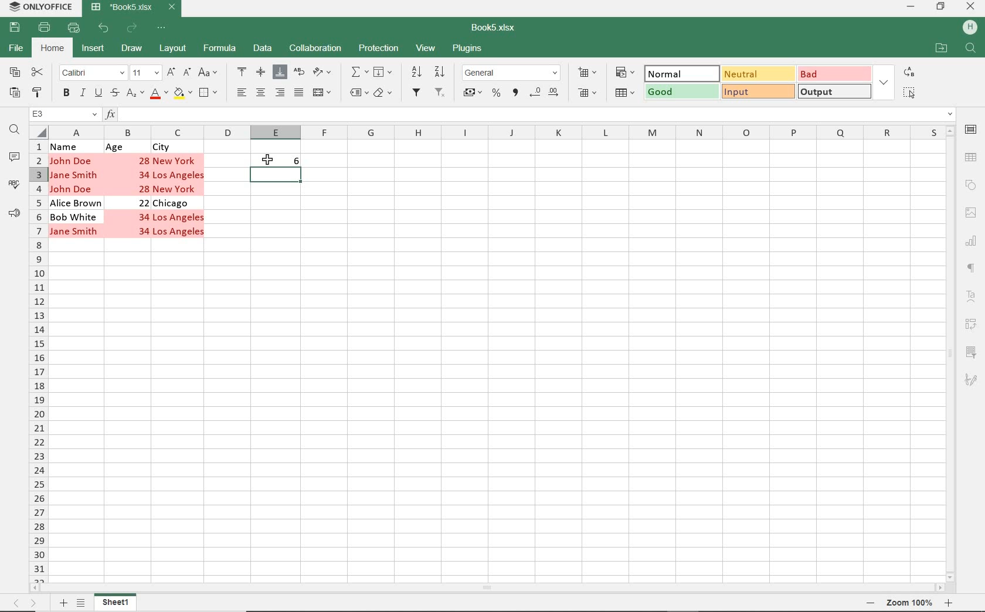 The image size is (985, 612). I want to click on FILL COLOR, so click(182, 94).